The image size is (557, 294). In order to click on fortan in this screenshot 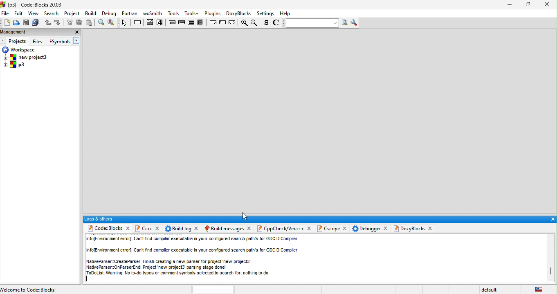, I will do `click(130, 13)`.